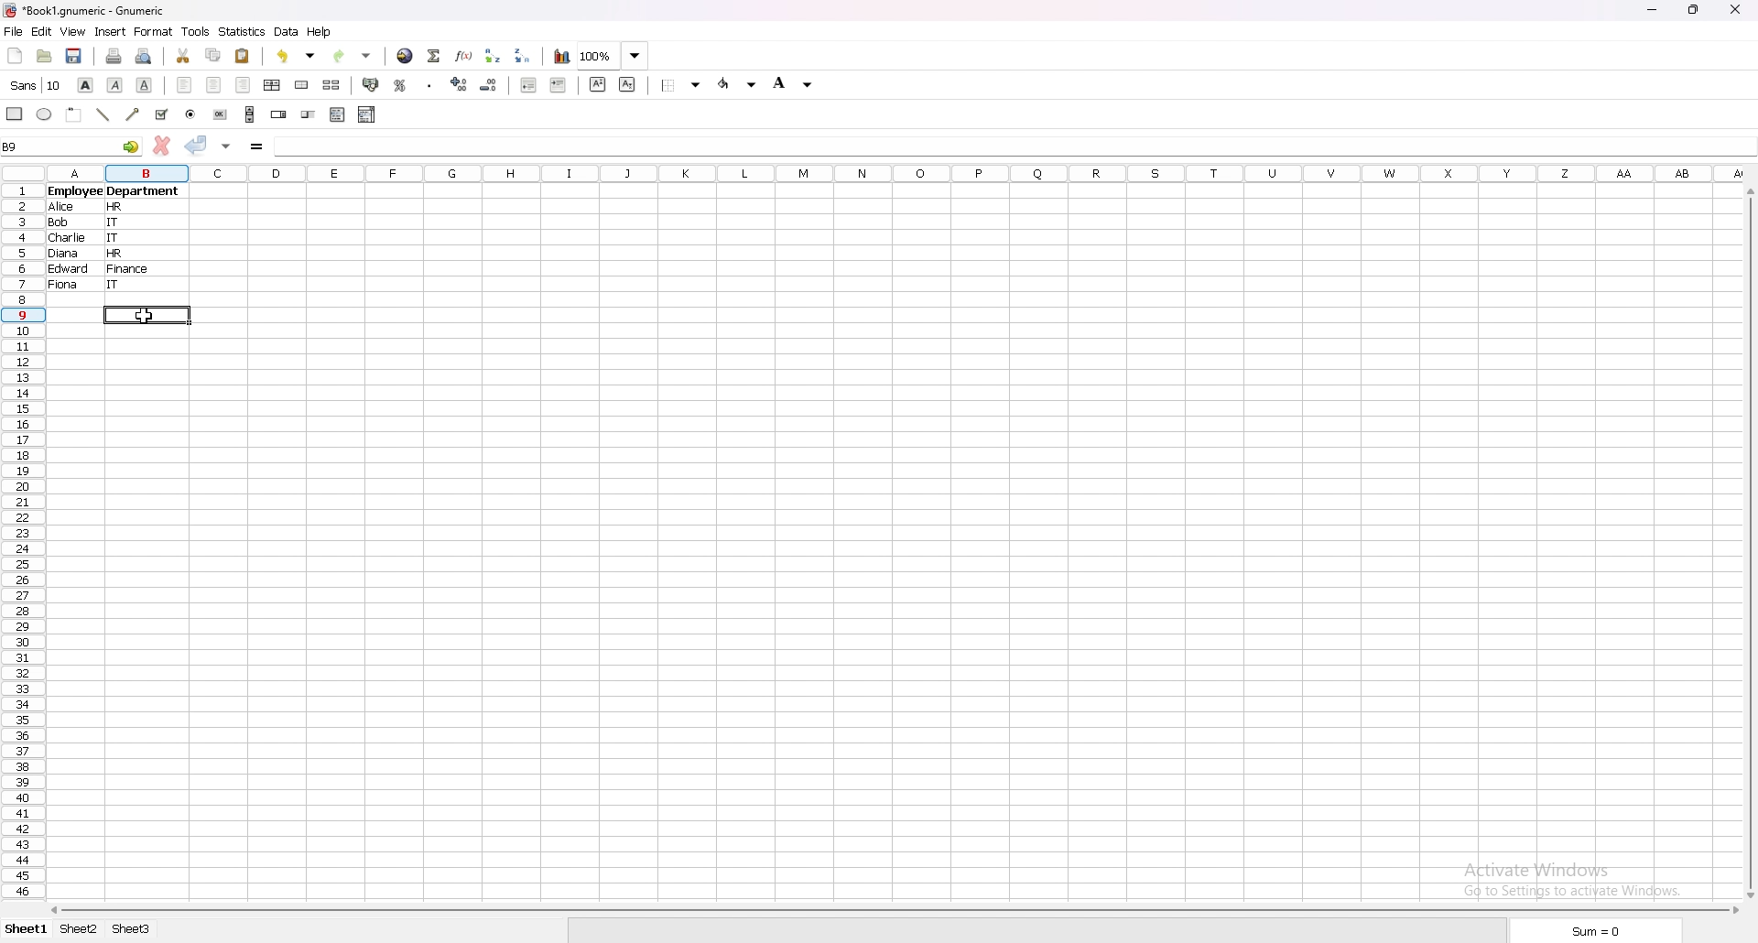  I want to click on increase decimals, so click(461, 85).